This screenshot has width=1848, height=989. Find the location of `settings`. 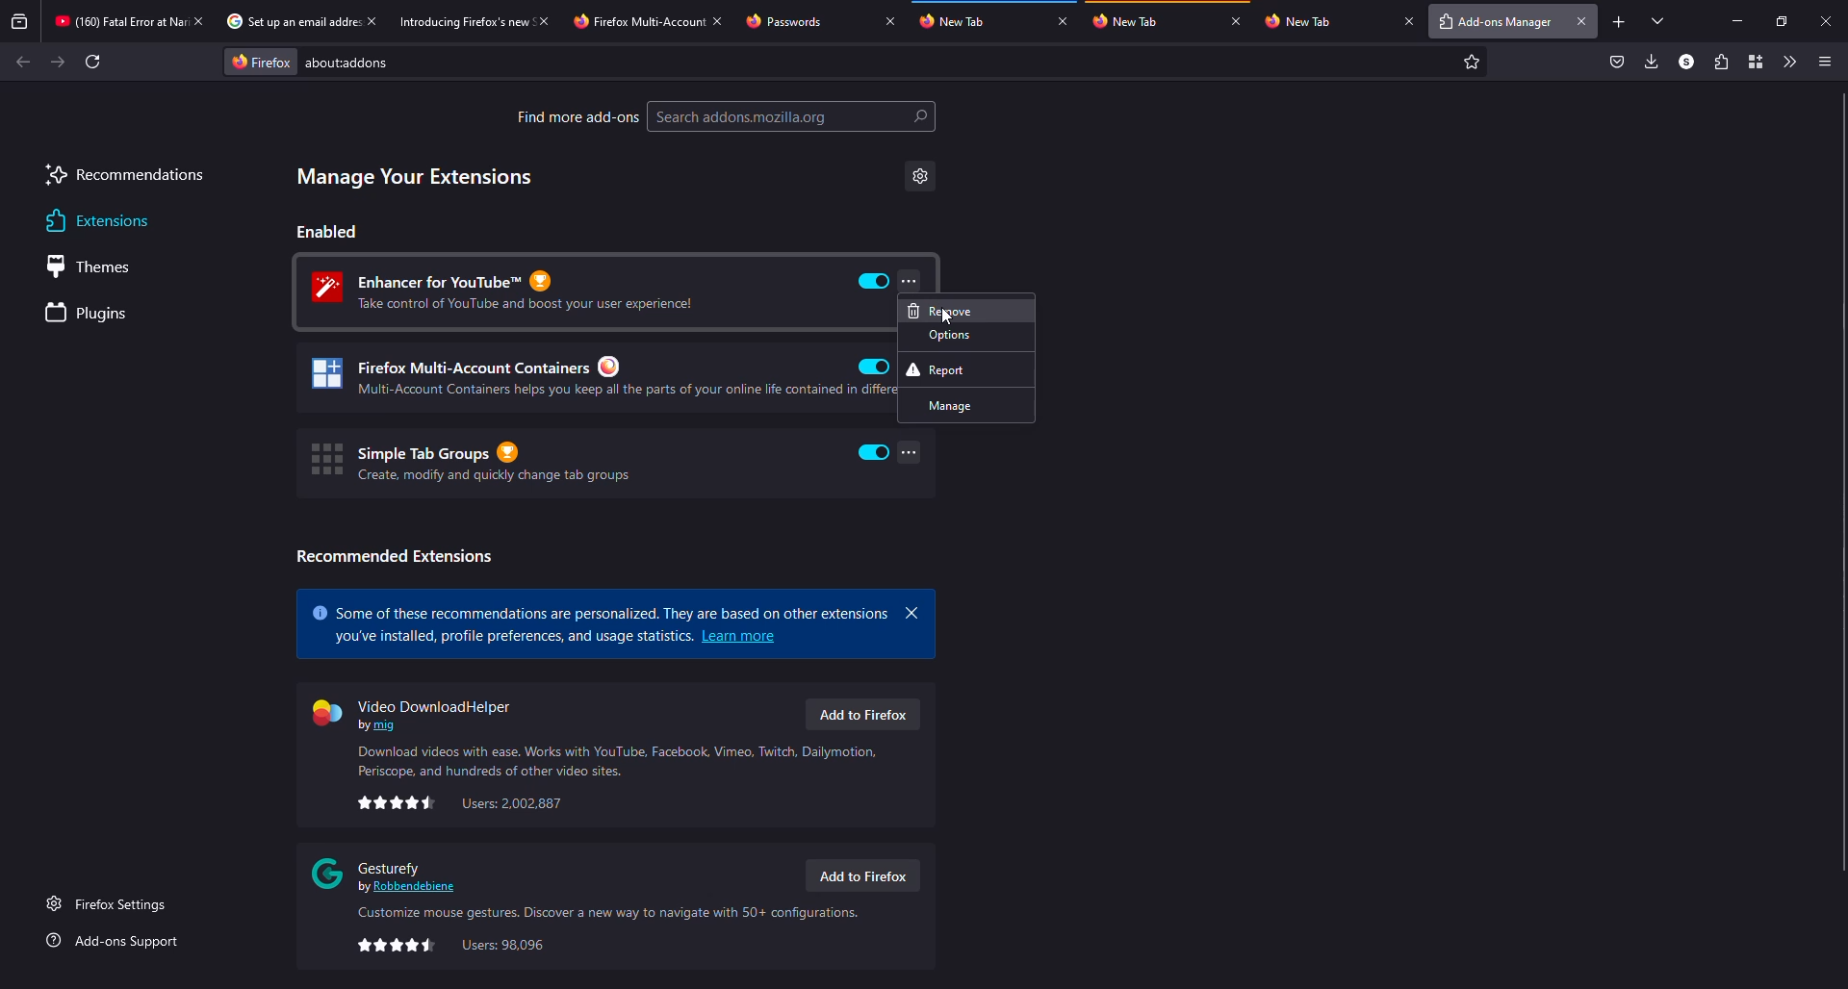

settings is located at coordinates (920, 176).